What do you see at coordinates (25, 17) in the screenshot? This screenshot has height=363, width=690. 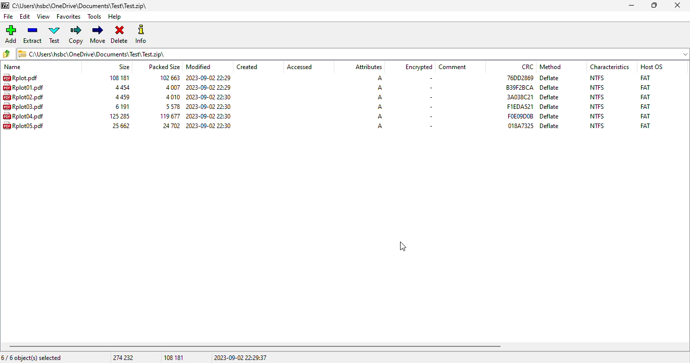 I see `edit` at bounding box center [25, 17].